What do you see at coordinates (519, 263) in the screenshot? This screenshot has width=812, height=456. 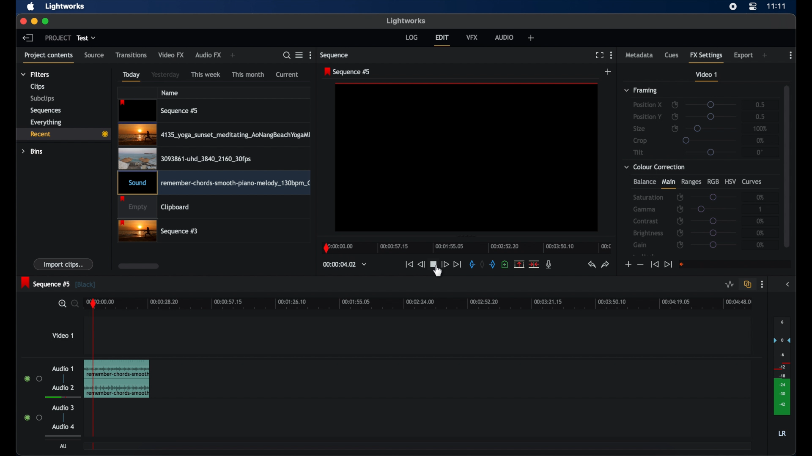 I see `remove marked section` at bounding box center [519, 263].